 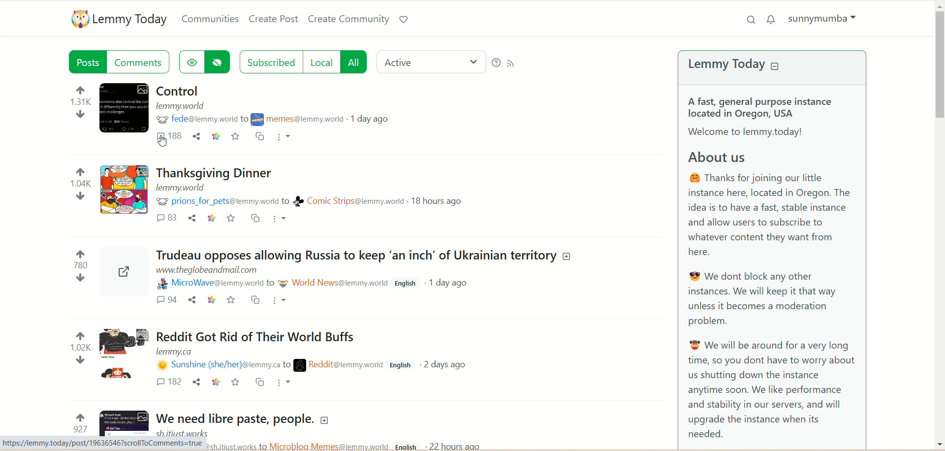 What do you see at coordinates (140, 61) in the screenshot?
I see `comment` at bounding box center [140, 61].